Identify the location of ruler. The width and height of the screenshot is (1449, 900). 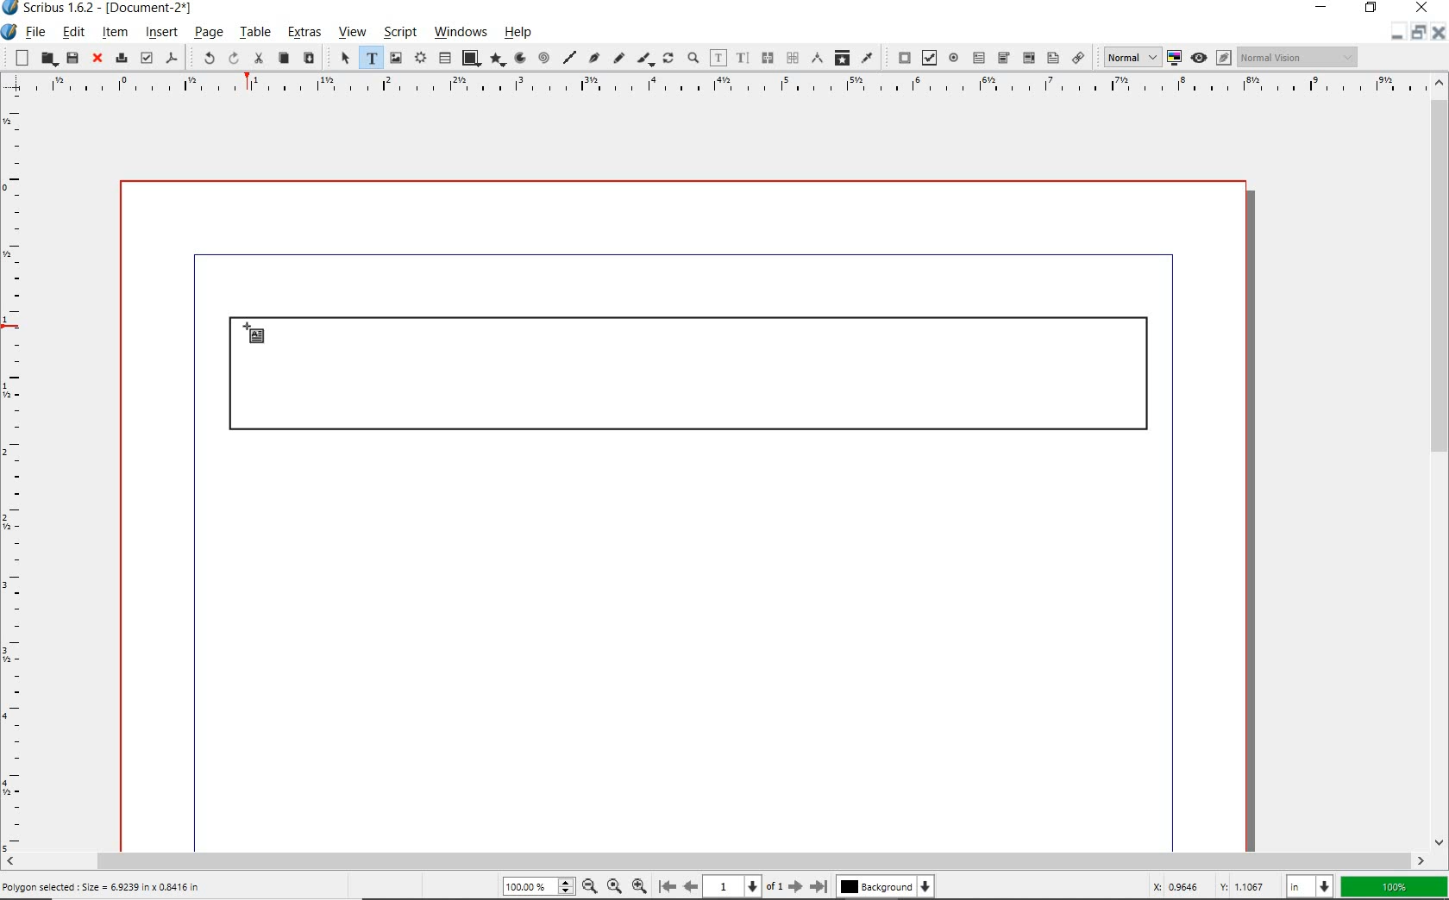
(16, 473).